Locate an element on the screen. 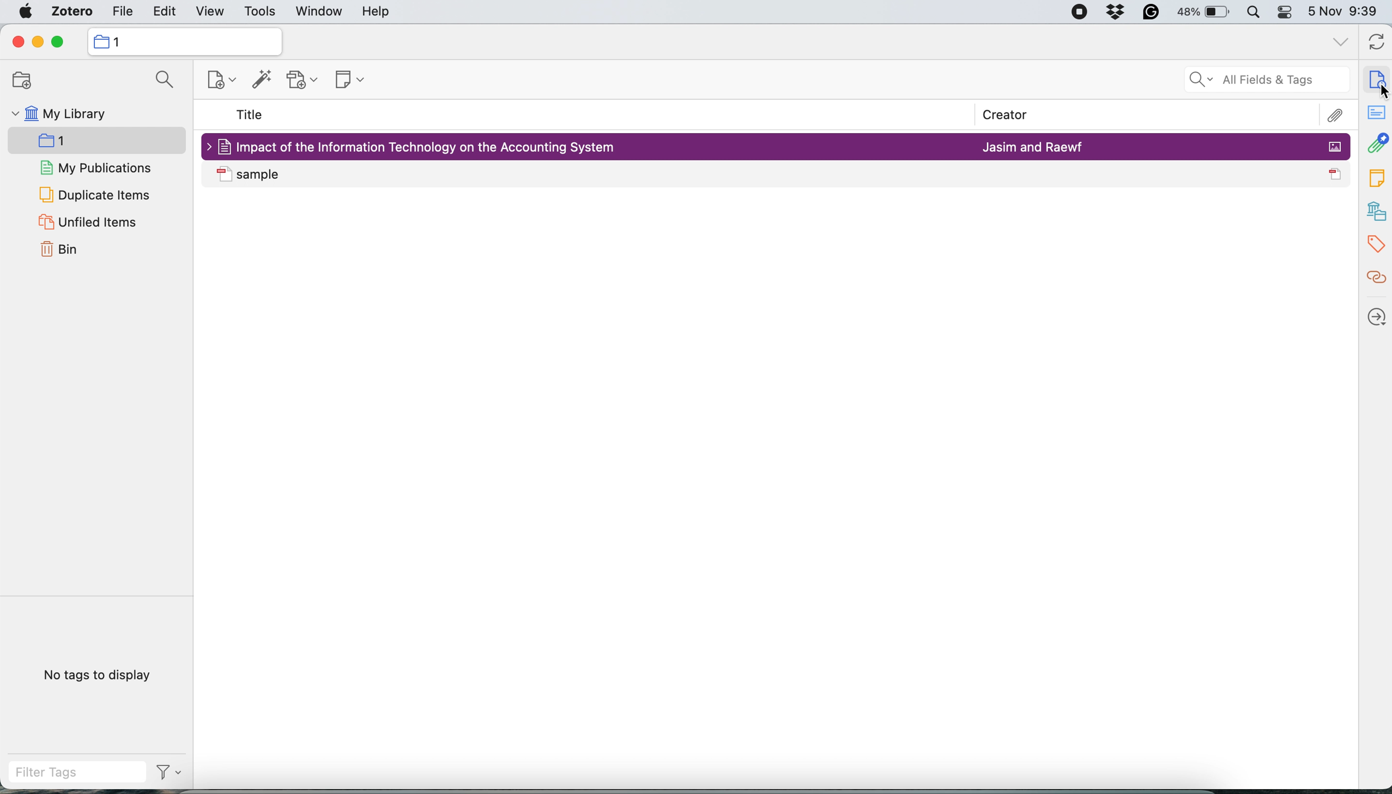 The image size is (1392, 794). 48% battery is located at coordinates (1205, 13).